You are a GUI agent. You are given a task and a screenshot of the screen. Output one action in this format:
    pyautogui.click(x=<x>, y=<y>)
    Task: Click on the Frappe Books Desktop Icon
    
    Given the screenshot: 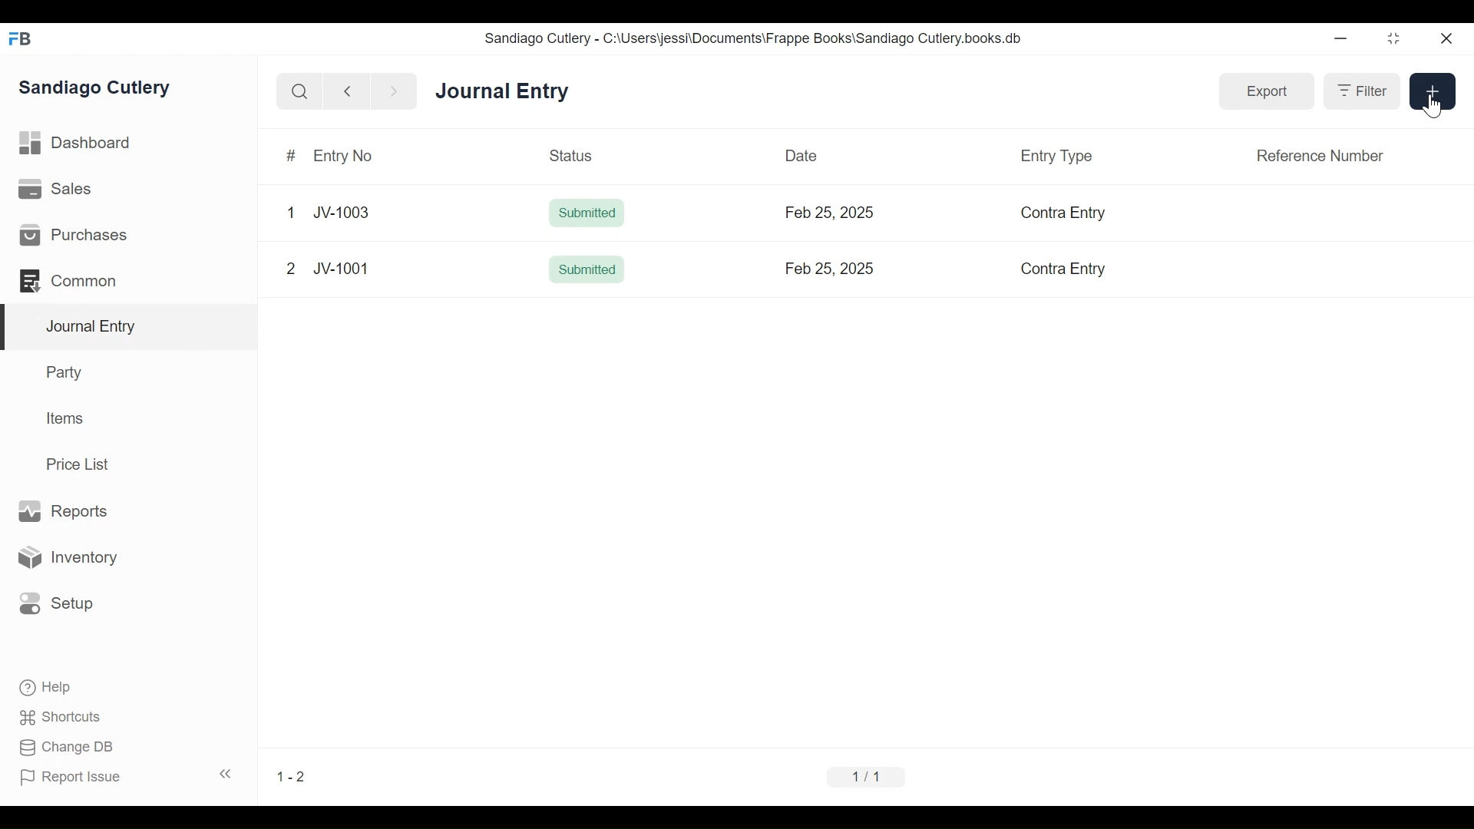 What is the action you would take?
    pyautogui.click(x=20, y=39)
    